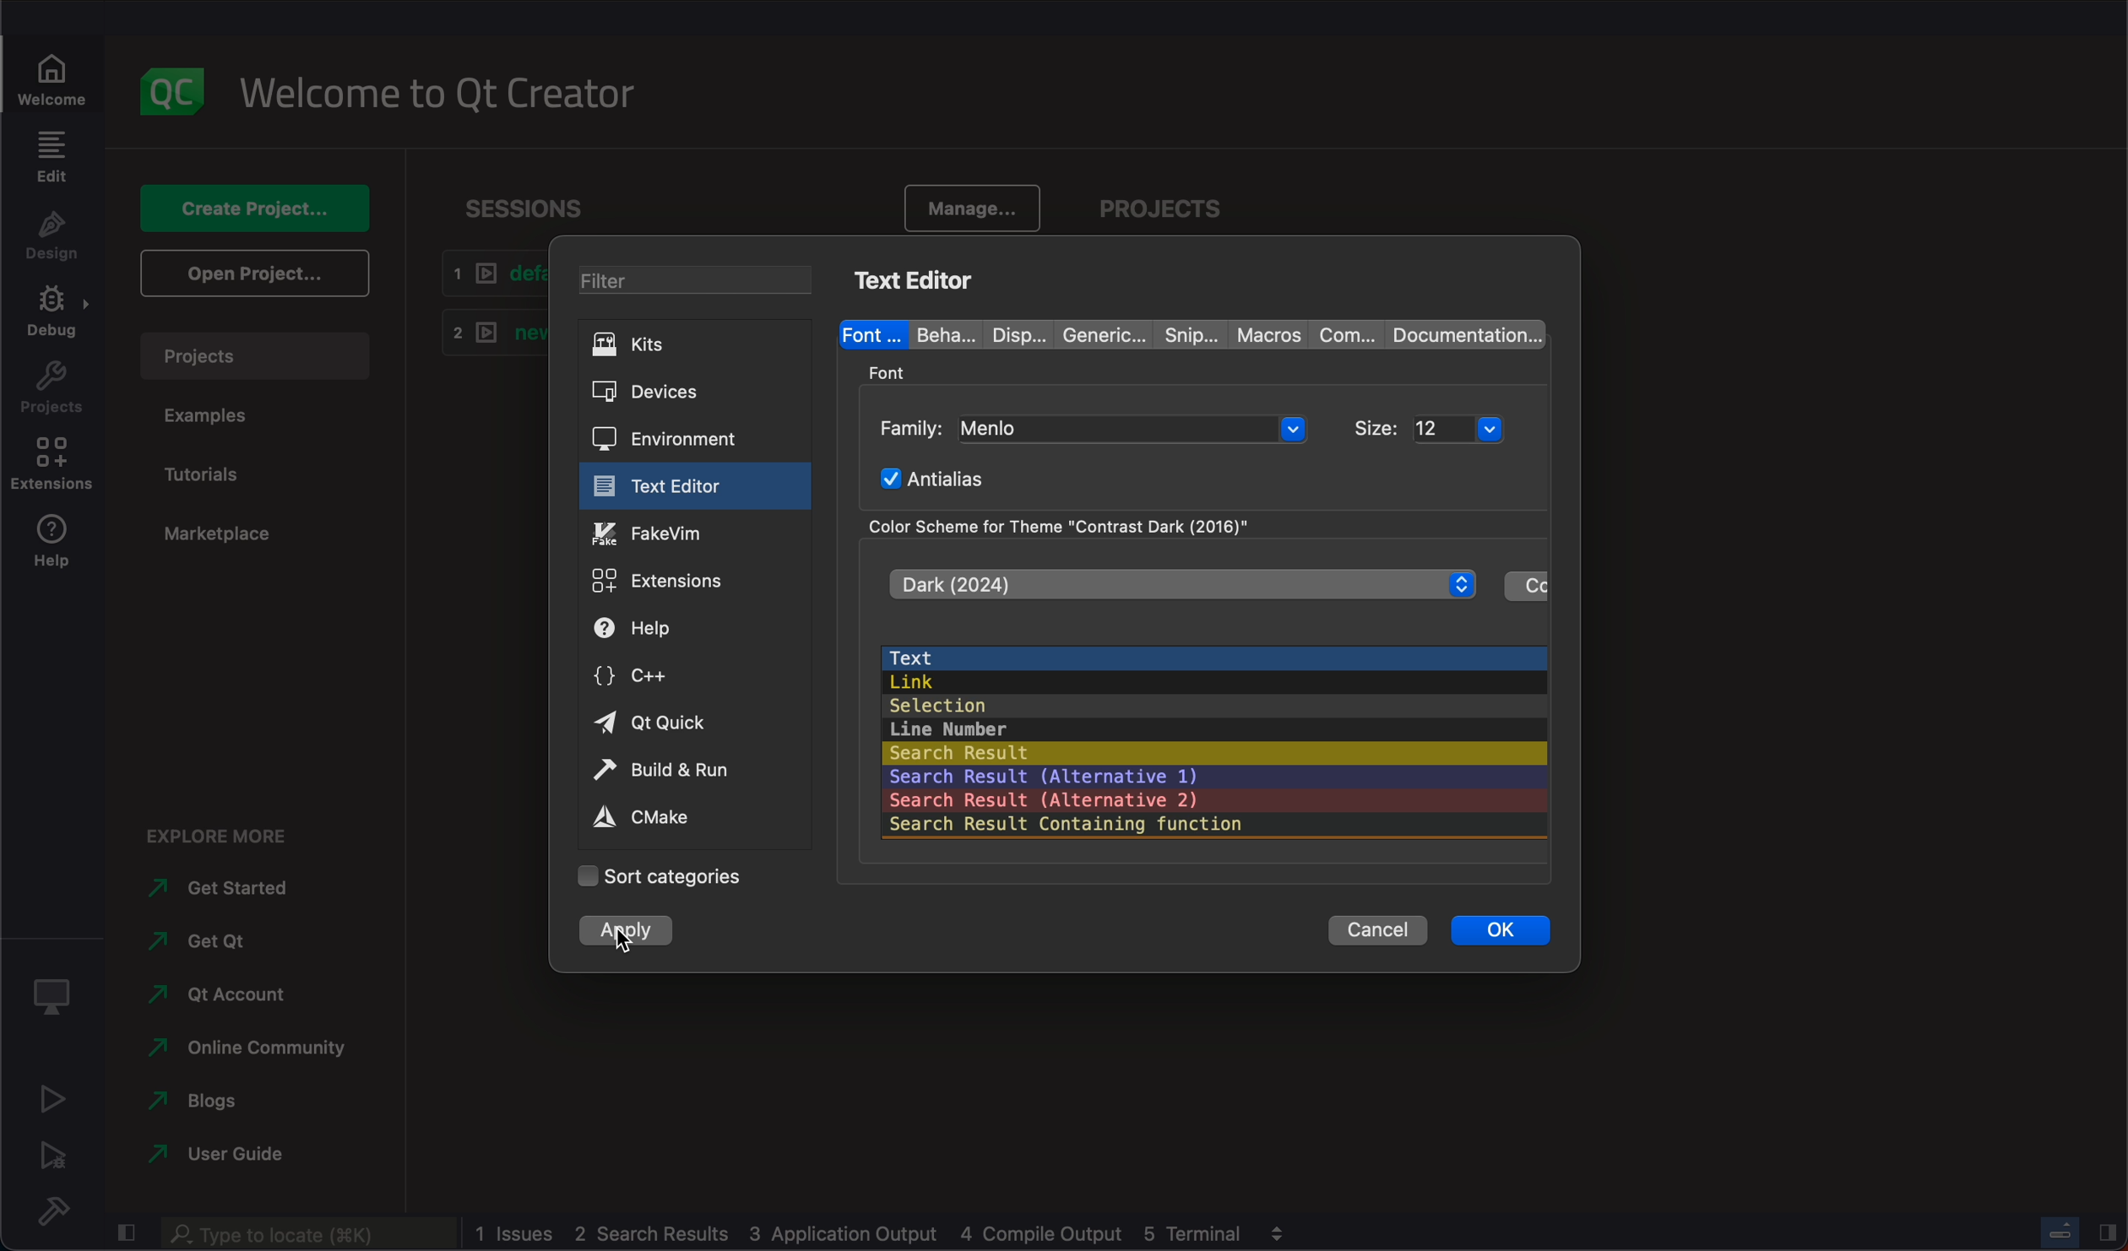 The width and height of the screenshot is (2128, 1251). I want to click on cursor, so click(622, 950).